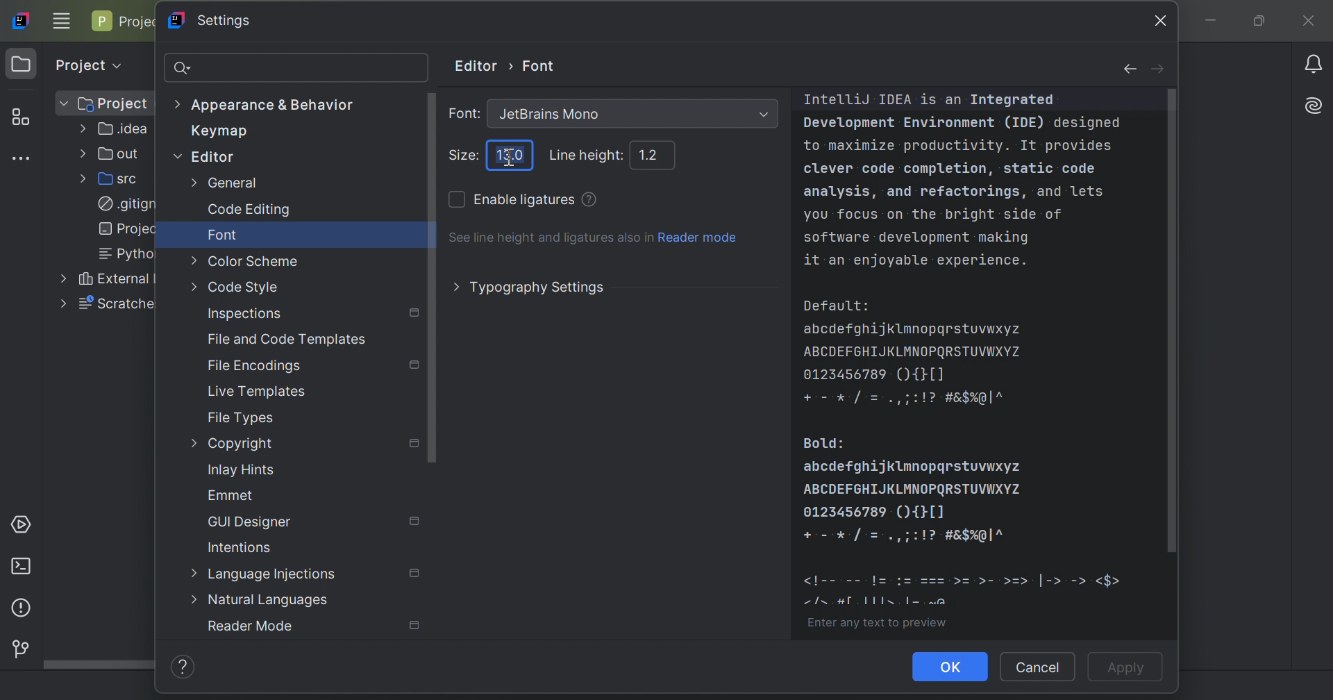  Describe the element at coordinates (203, 156) in the screenshot. I see `Editor` at that location.